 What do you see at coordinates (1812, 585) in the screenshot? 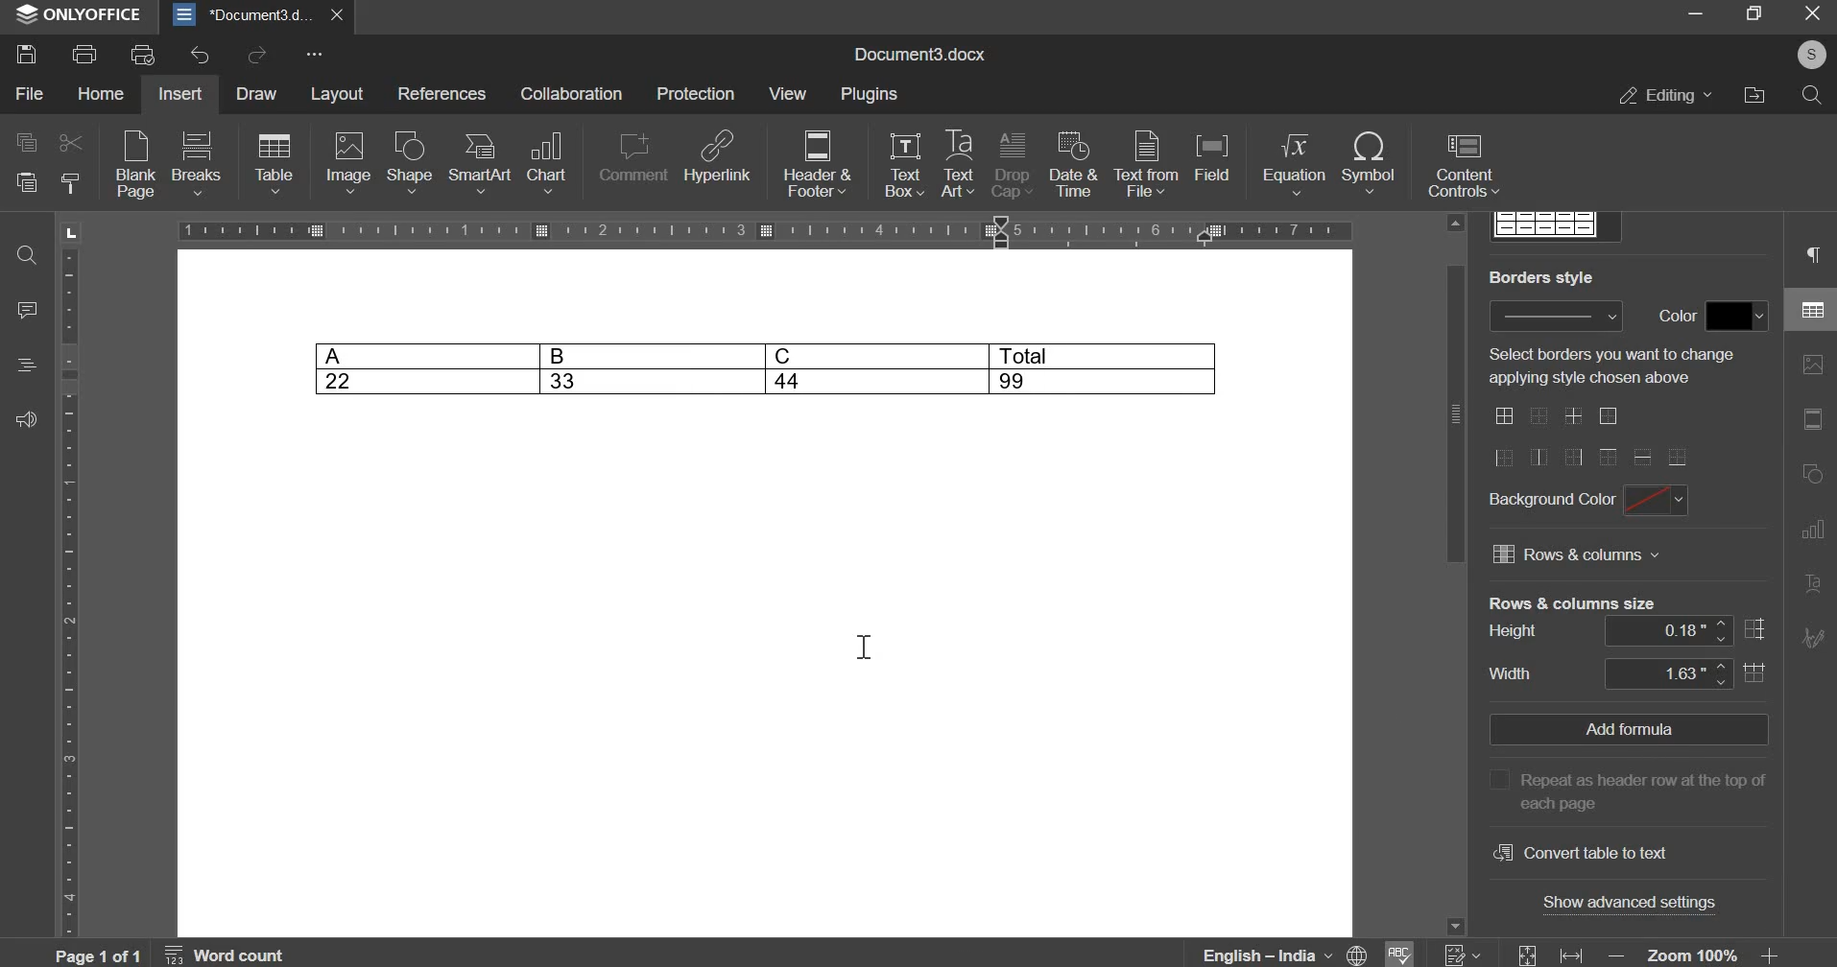
I see `text art settings` at bounding box center [1812, 585].